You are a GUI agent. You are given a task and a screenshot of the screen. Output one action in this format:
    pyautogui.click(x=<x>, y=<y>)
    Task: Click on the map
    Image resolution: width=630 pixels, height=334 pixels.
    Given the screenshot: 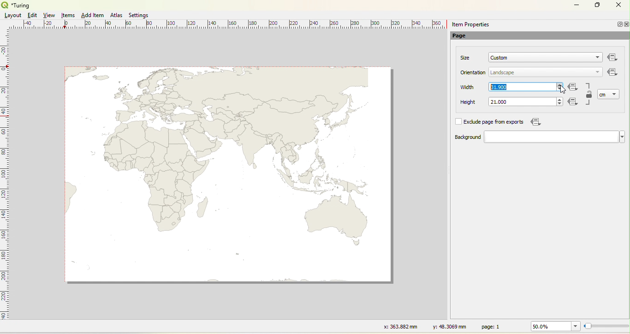 What is the action you would take?
    pyautogui.click(x=227, y=174)
    